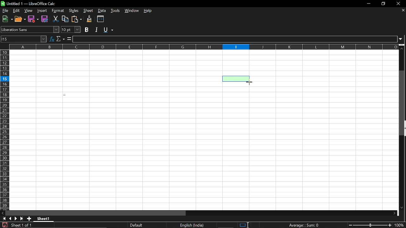  Describe the element at coordinates (22, 219) in the screenshot. I see `Last oage` at that location.